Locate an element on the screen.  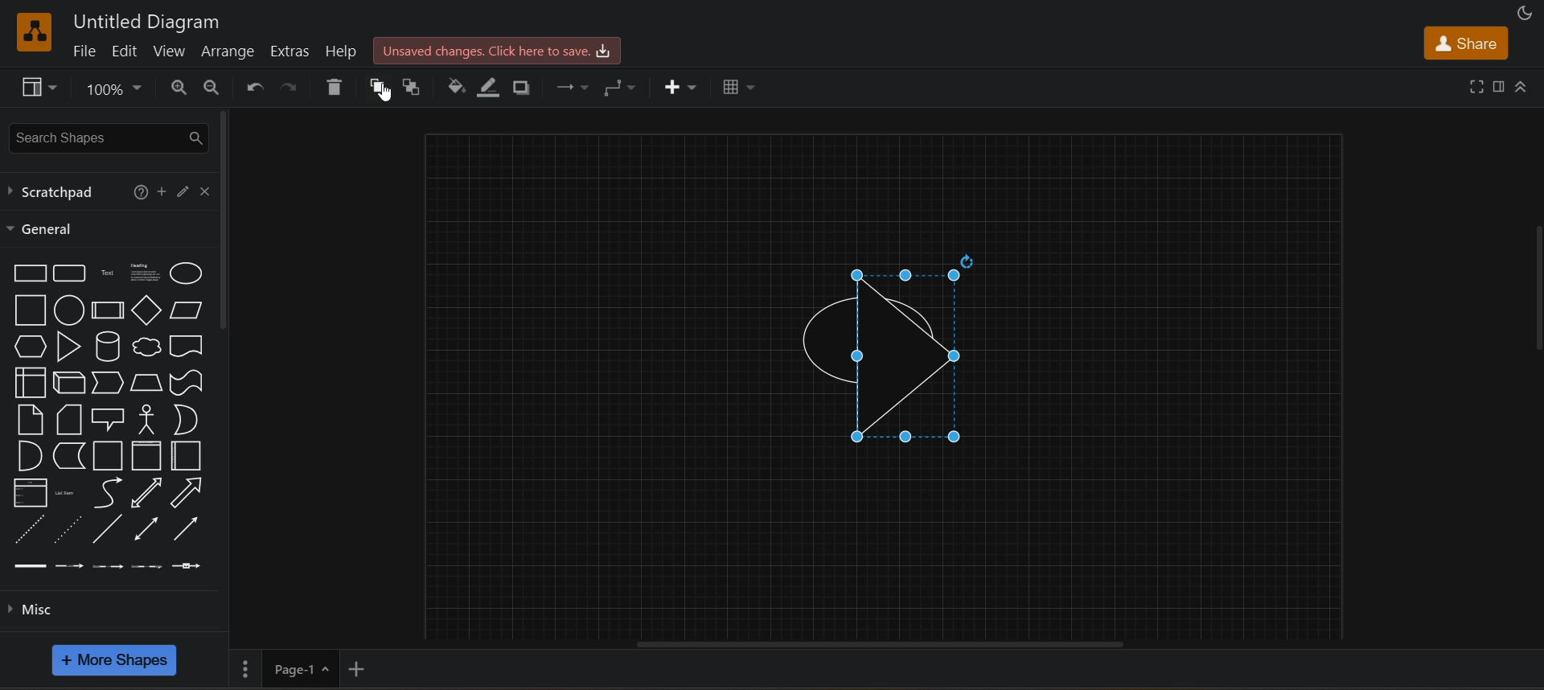
page 1 is located at coordinates (285, 667).